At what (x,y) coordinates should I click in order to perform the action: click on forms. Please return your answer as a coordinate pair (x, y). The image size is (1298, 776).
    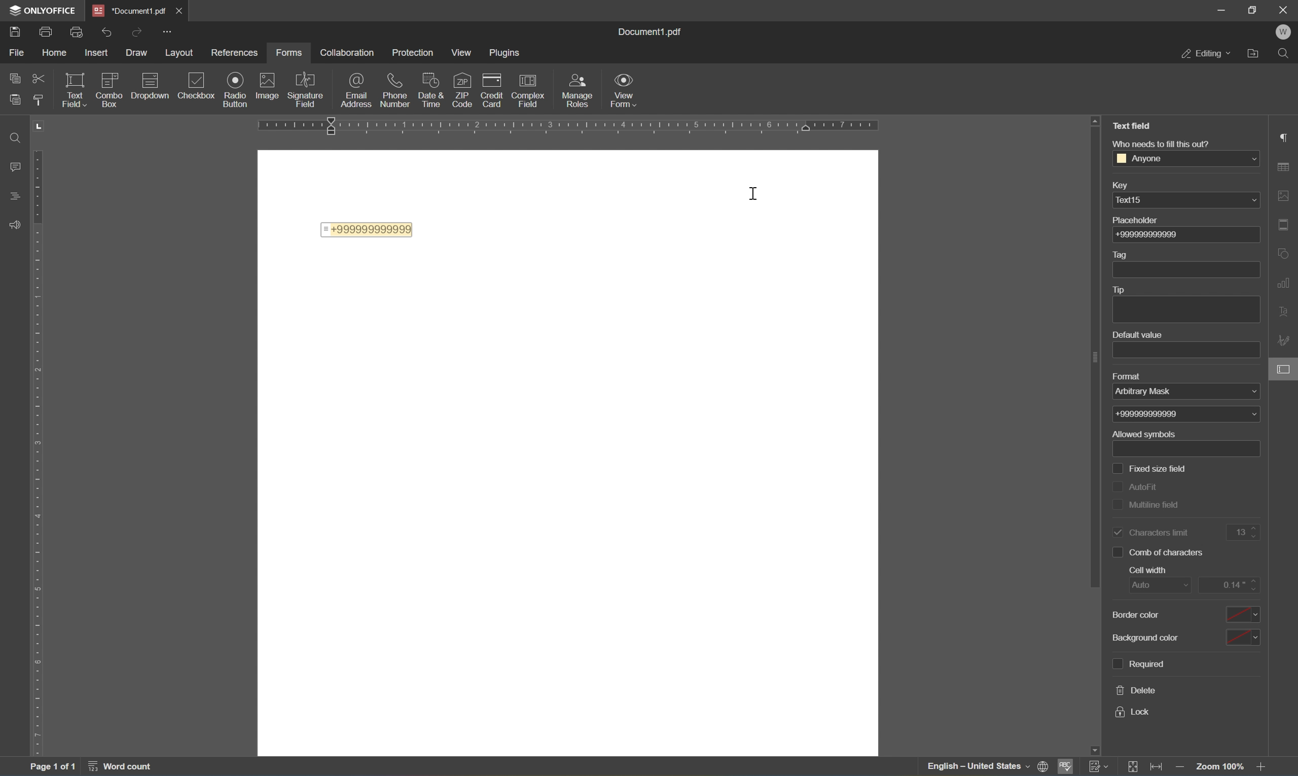
    Looking at the image, I should click on (290, 53).